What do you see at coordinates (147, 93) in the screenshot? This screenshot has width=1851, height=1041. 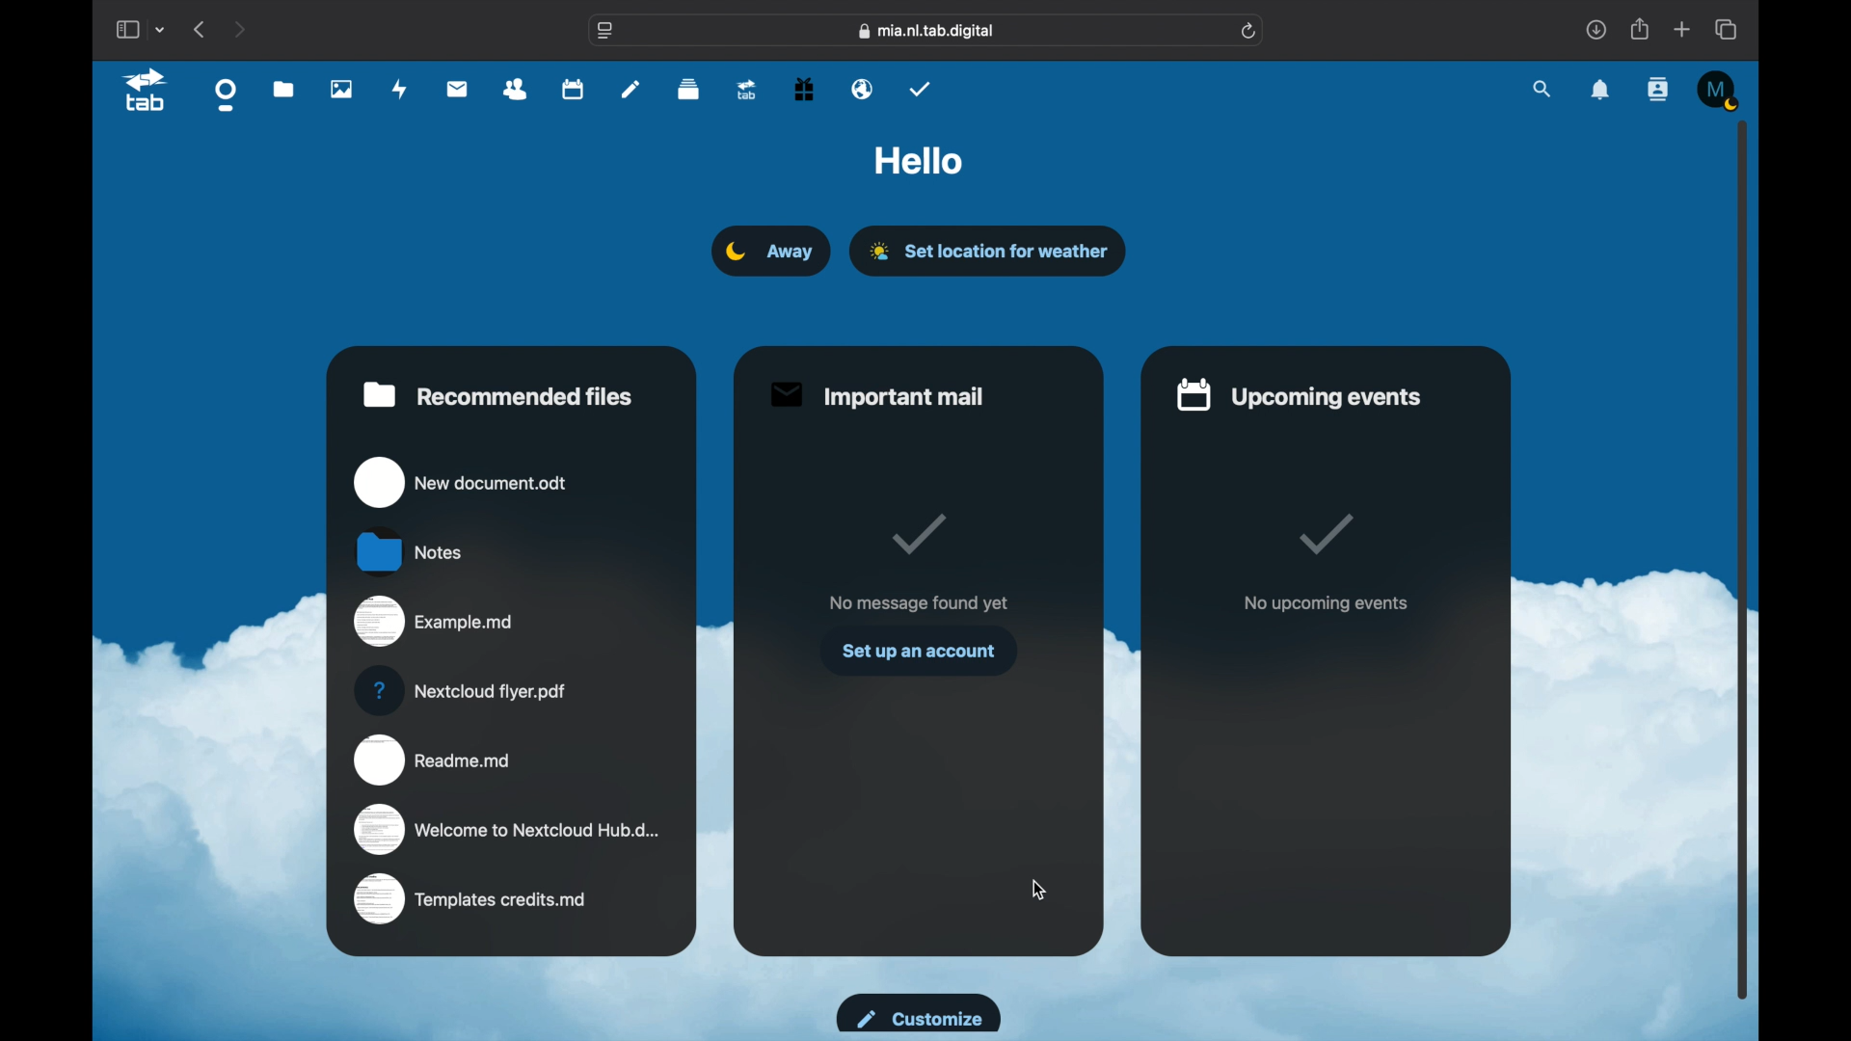 I see `tab` at bounding box center [147, 93].